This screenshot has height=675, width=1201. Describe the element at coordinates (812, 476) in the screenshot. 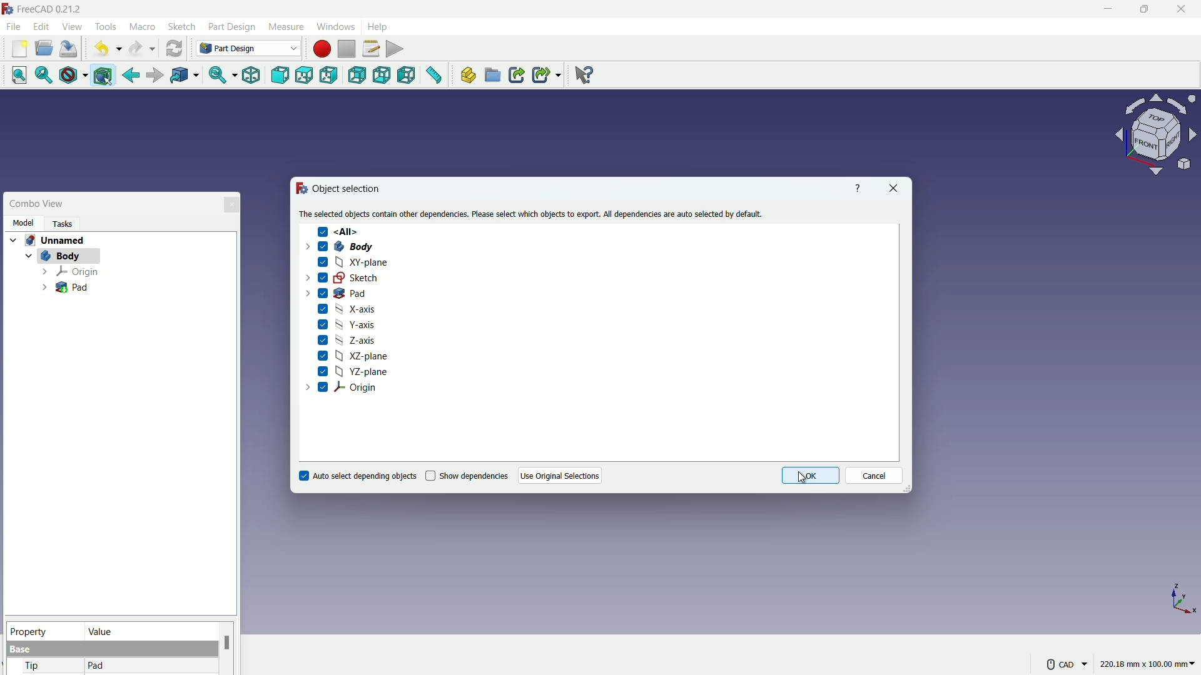

I see `OK` at that location.